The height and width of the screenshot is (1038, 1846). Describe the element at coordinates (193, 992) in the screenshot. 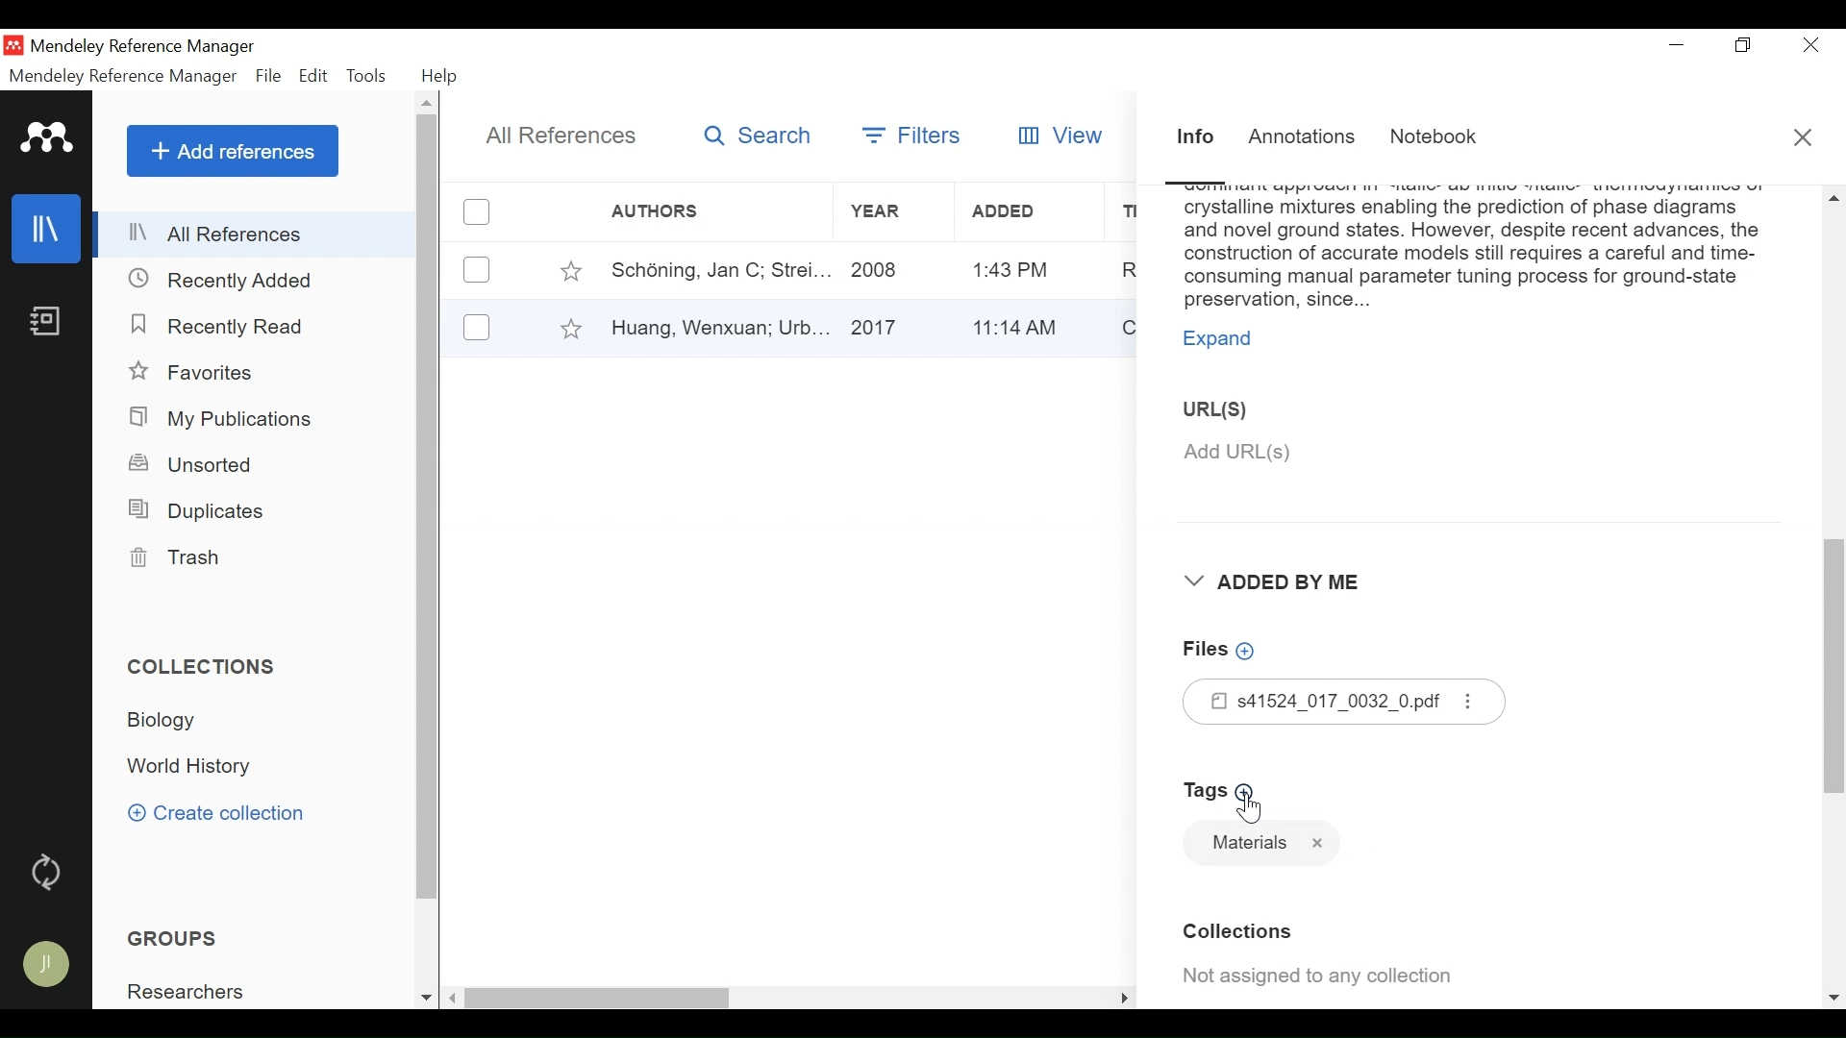

I see `Group` at that location.